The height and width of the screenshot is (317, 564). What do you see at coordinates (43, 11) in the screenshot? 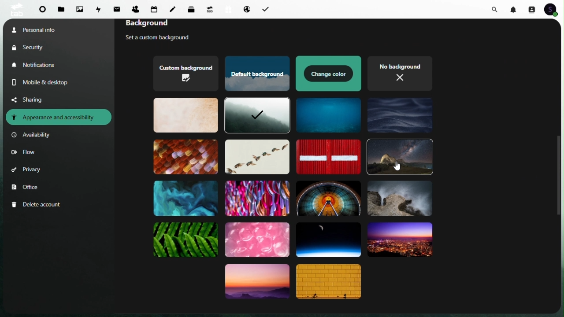
I see `dashboard` at bounding box center [43, 11].